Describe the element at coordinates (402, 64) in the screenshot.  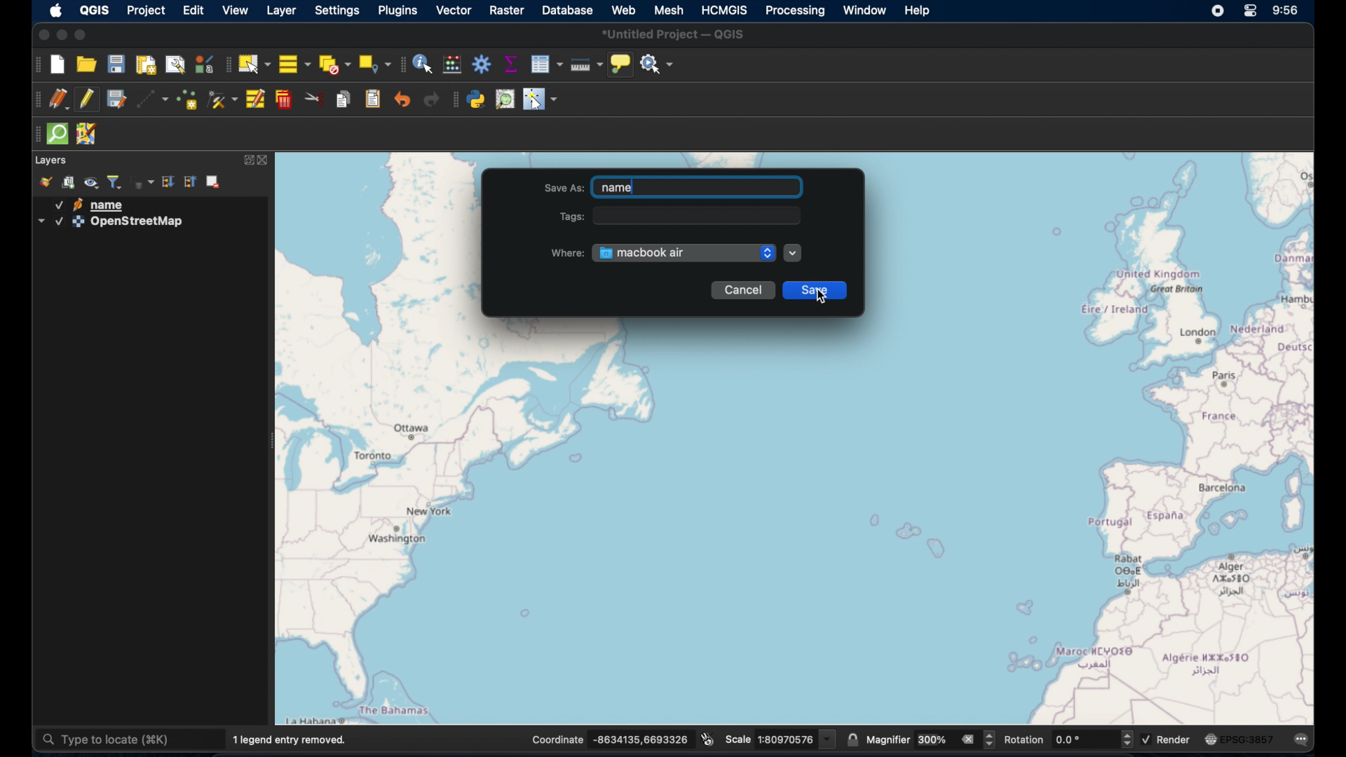
I see `attributes toolbar` at that location.